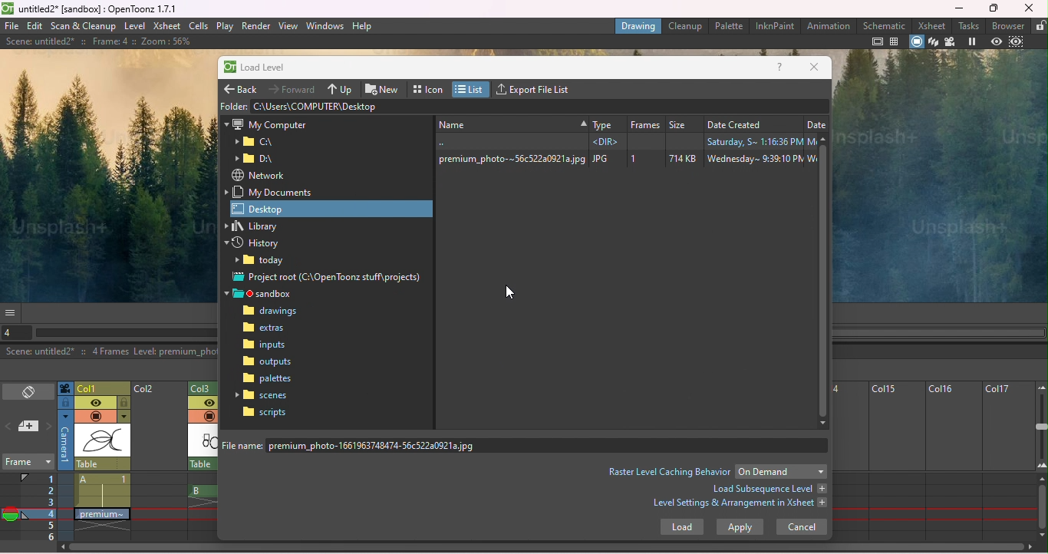 Image resolution: width=1048 pixels, height=554 pixels. Describe the element at coordinates (134, 27) in the screenshot. I see `Level` at that location.